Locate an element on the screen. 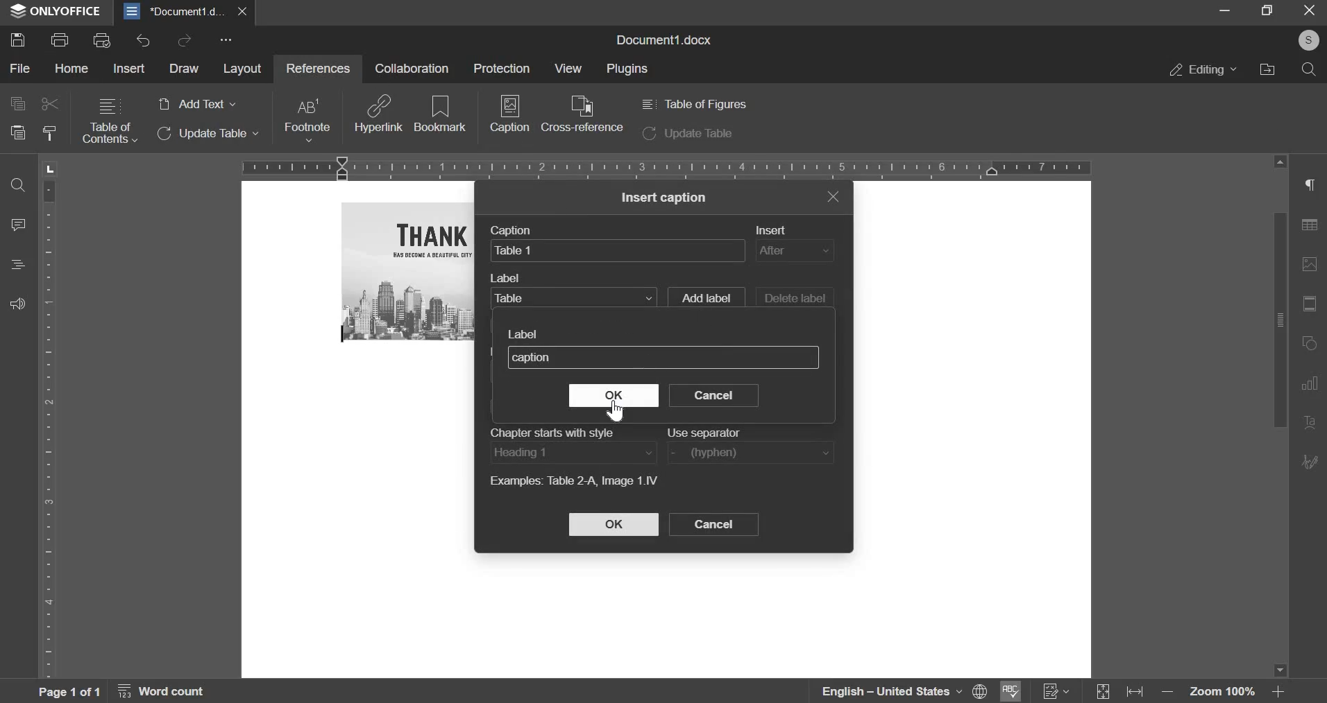  caption is located at coordinates (510, 119).